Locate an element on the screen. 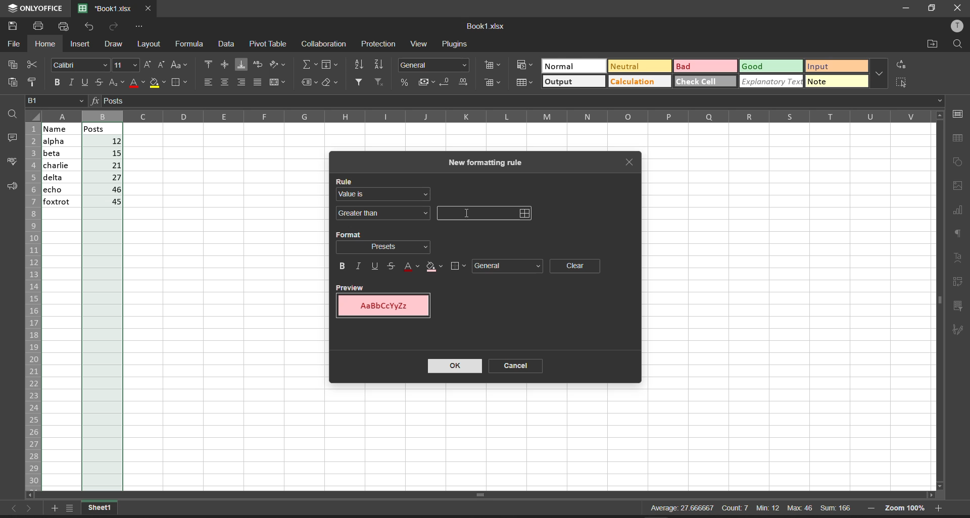 The width and height of the screenshot is (970, 518). Normal is located at coordinates (560, 67).